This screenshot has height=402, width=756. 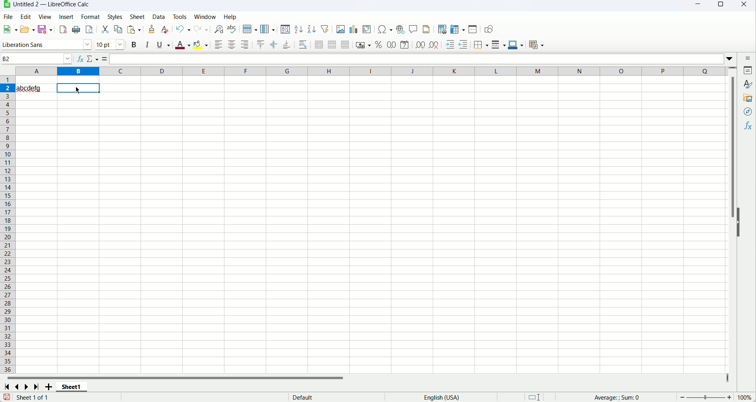 I want to click on open, so click(x=27, y=28).